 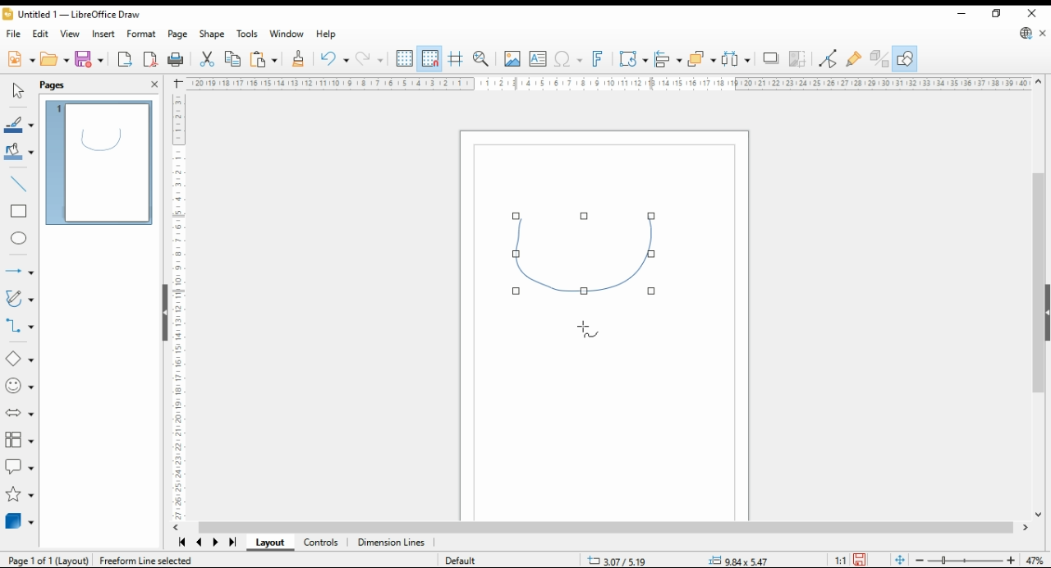 I want to click on new, so click(x=21, y=60).